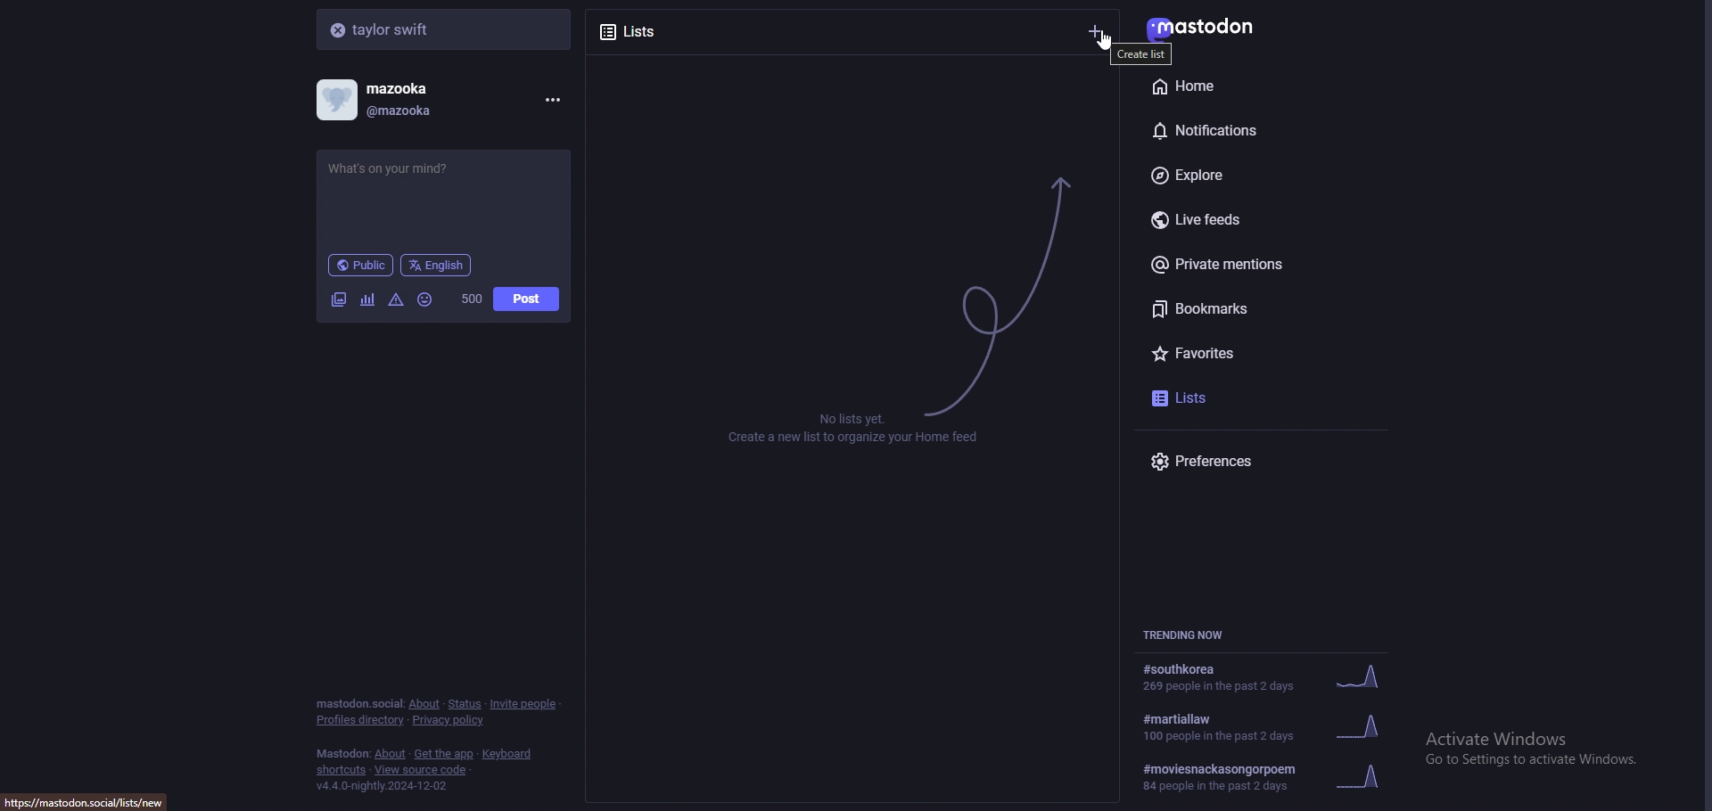  I want to click on get the app, so click(444, 754).